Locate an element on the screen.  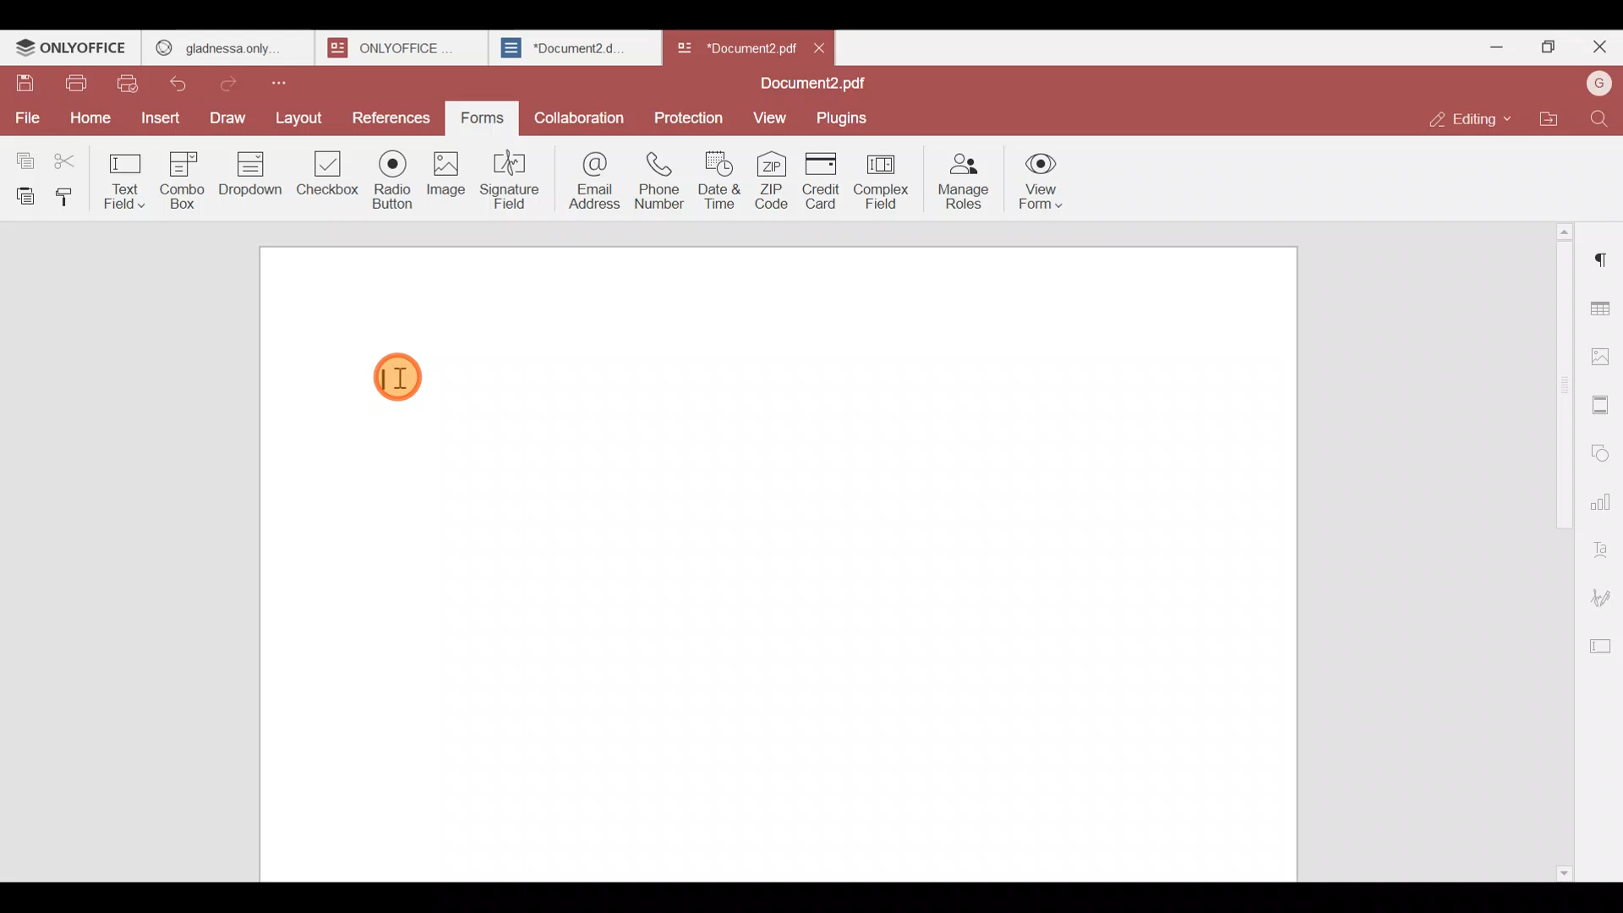
Close is located at coordinates (1598, 51).